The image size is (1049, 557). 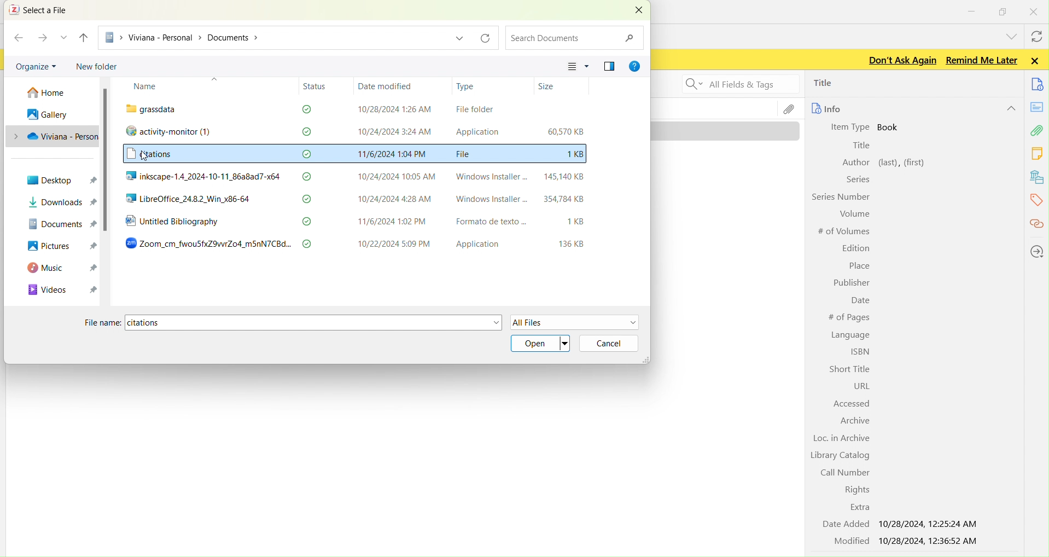 I want to click on Date, so click(x=858, y=299).